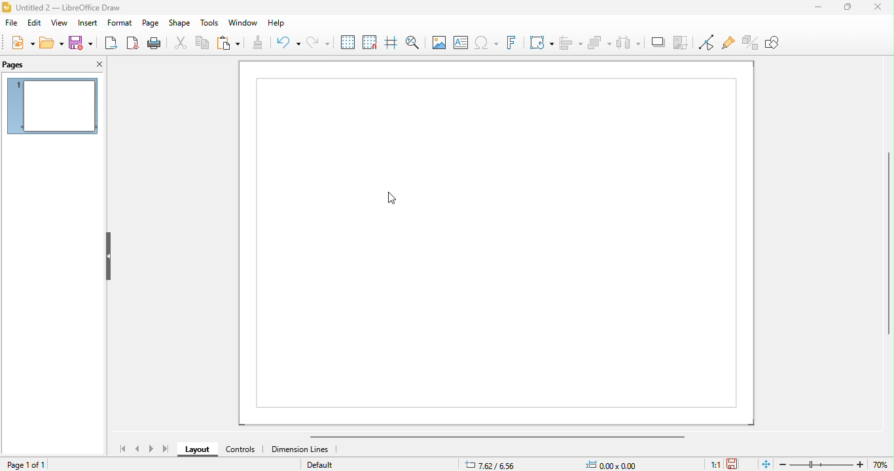 This screenshot has width=894, height=471. Describe the element at coordinates (151, 23) in the screenshot. I see `page` at that location.